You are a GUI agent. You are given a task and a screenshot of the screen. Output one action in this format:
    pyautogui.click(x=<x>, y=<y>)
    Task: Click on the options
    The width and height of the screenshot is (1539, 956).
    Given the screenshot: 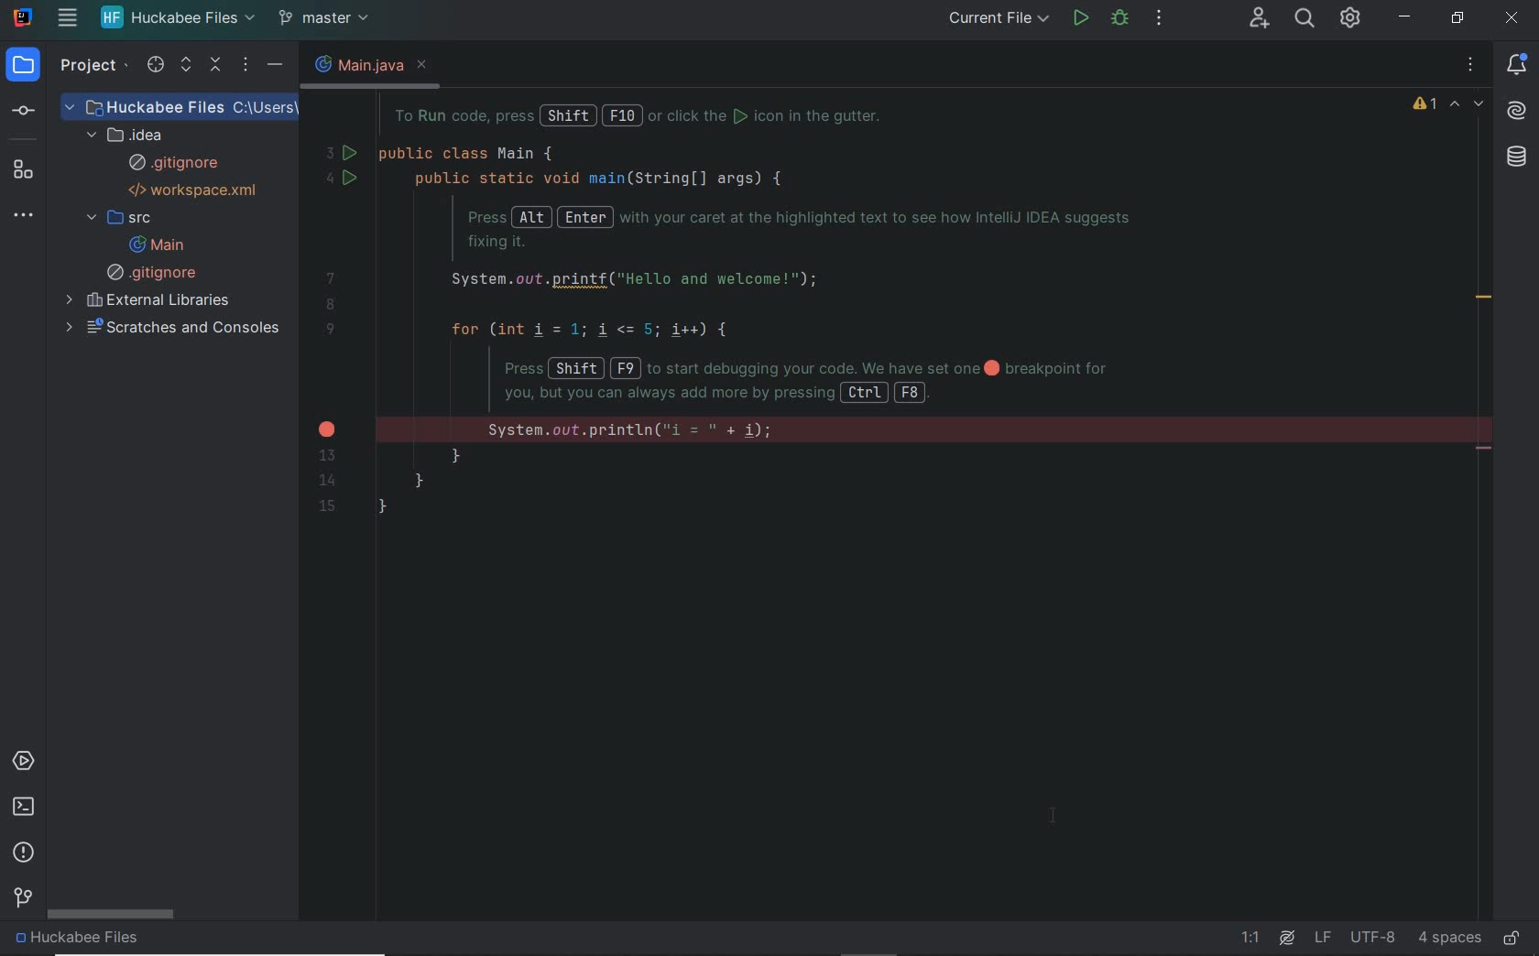 What is the action you would take?
    pyautogui.click(x=246, y=66)
    